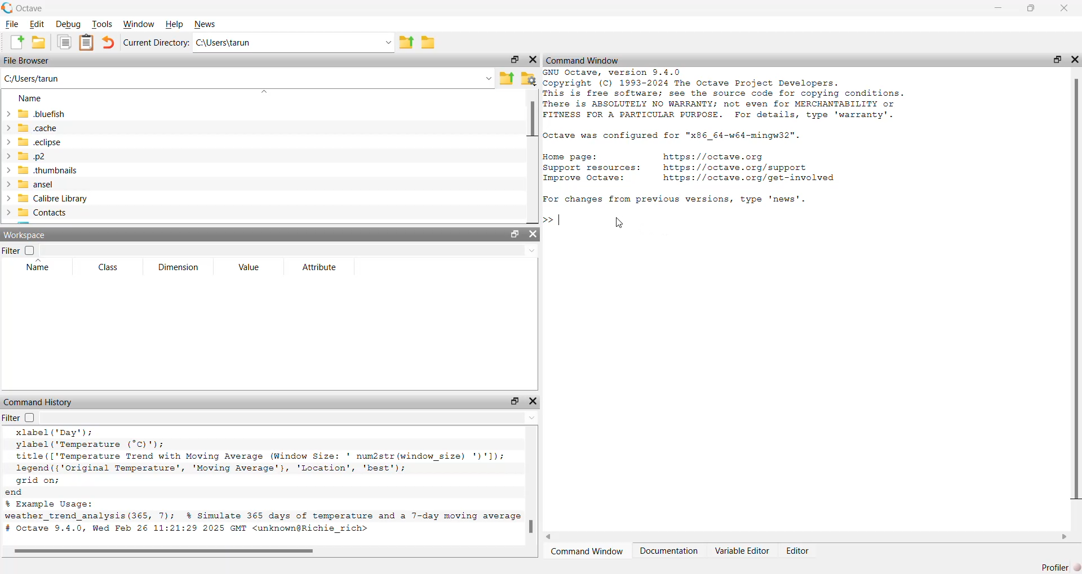 This screenshot has width=1082, height=574. What do you see at coordinates (1053, 60) in the screenshot?
I see `maximise` at bounding box center [1053, 60].